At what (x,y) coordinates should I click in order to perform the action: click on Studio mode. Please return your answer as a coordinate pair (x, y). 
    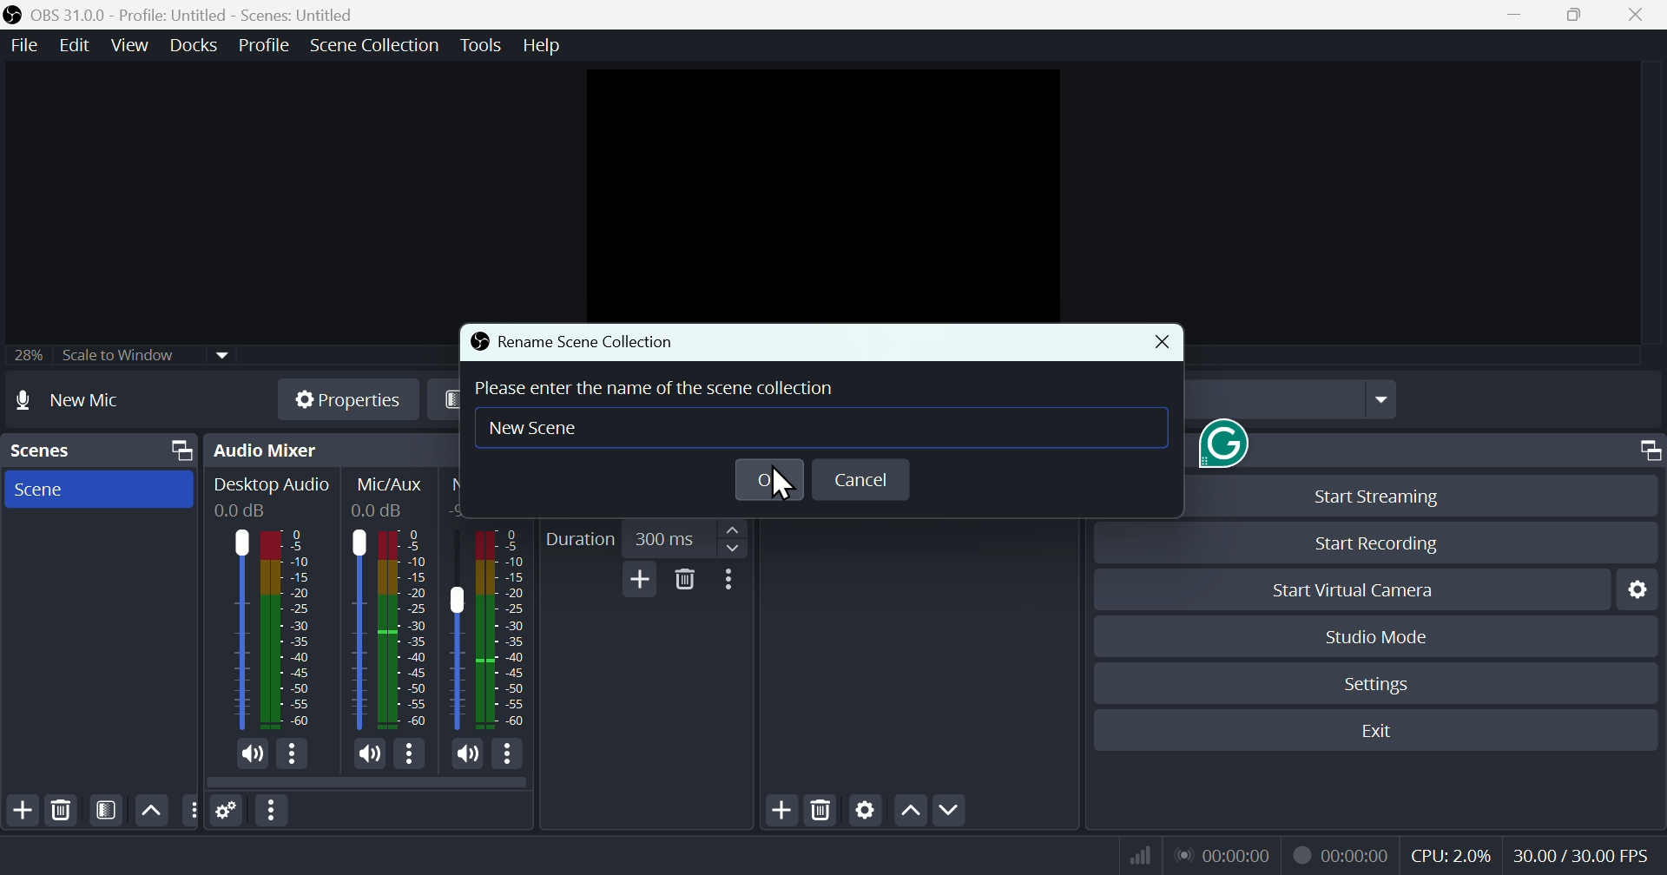
    Looking at the image, I should click on (1396, 639).